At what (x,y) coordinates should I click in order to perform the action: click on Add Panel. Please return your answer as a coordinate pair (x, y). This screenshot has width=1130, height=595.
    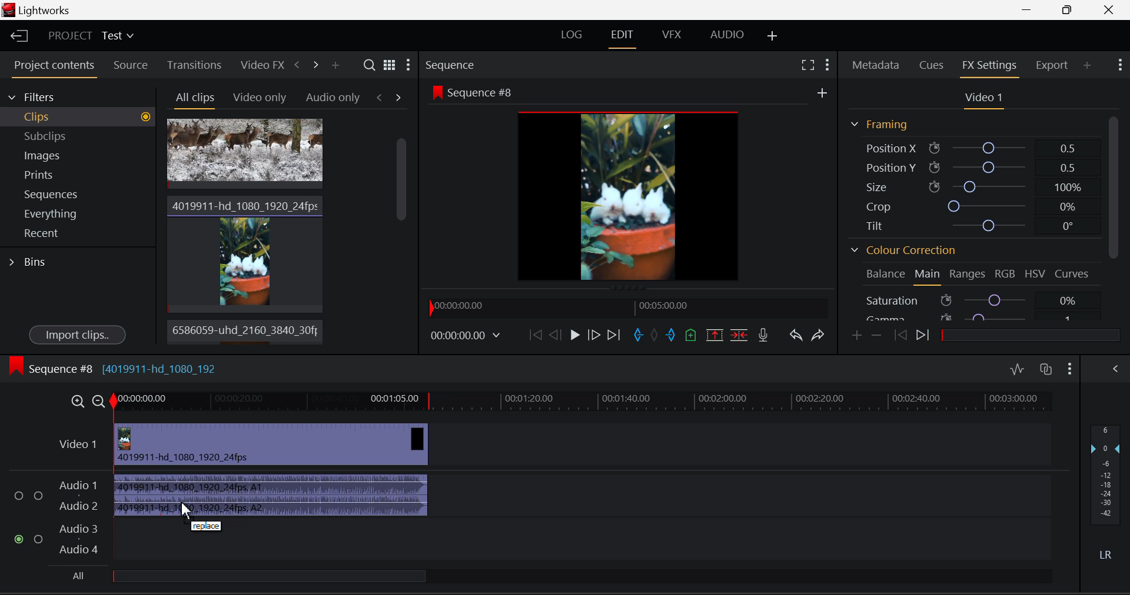
    Looking at the image, I should click on (335, 65).